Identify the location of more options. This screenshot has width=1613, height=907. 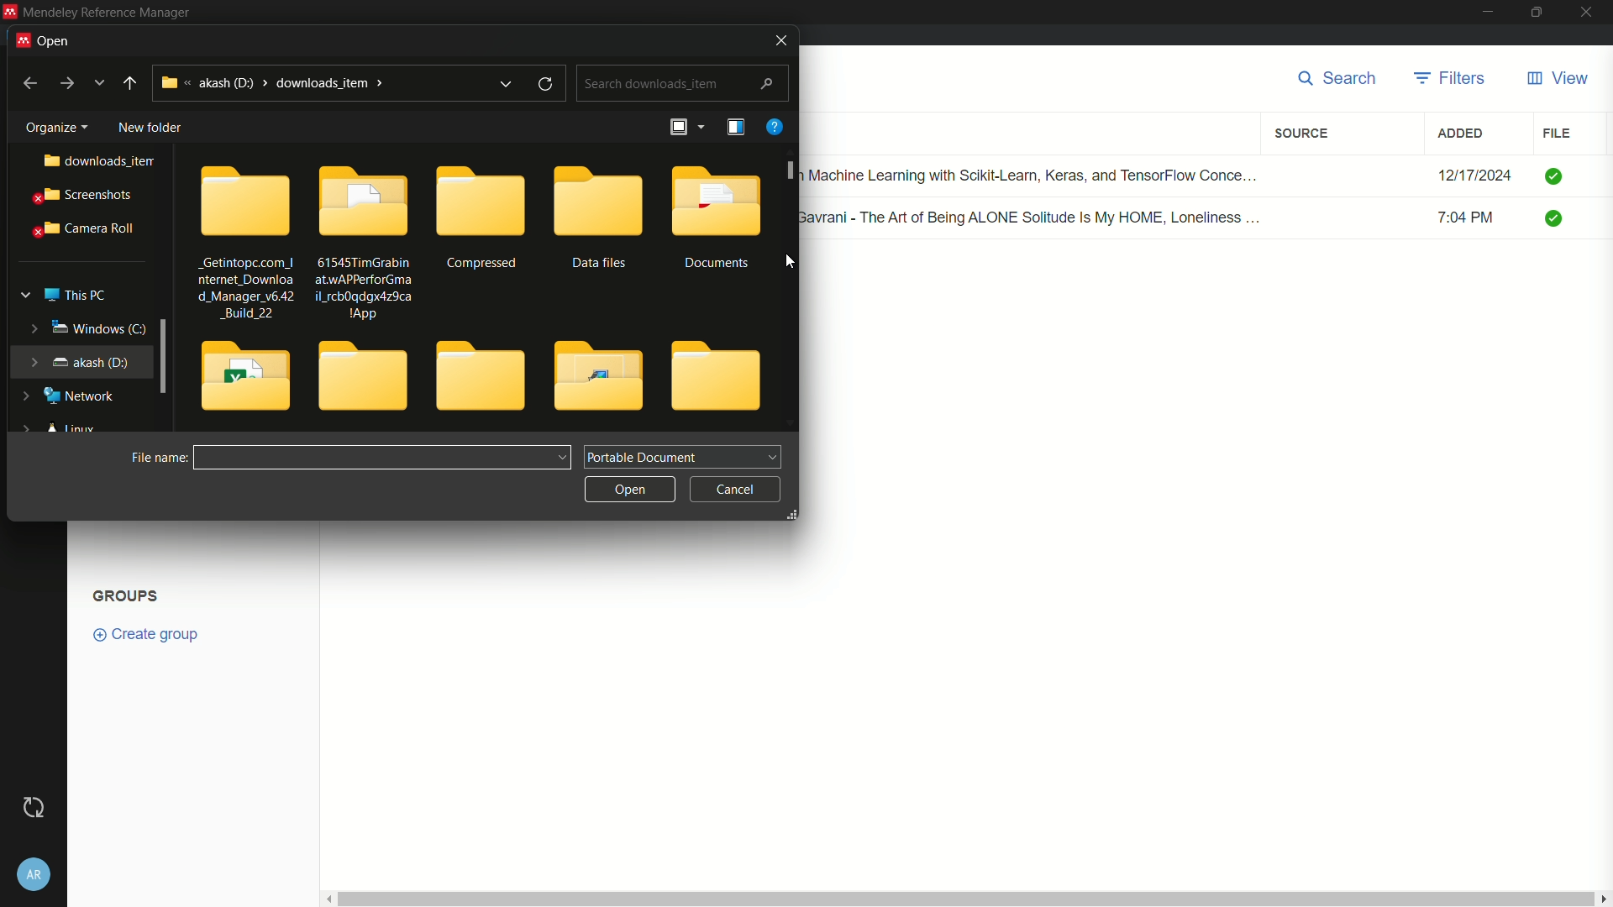
(101, 83).